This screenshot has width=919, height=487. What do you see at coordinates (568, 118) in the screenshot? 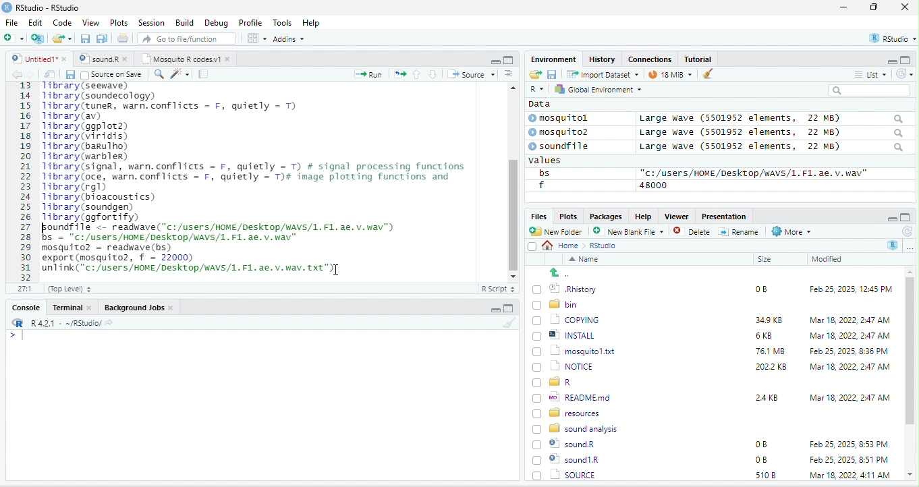
I see `© mosquitol` at bounding box center [568, 118].